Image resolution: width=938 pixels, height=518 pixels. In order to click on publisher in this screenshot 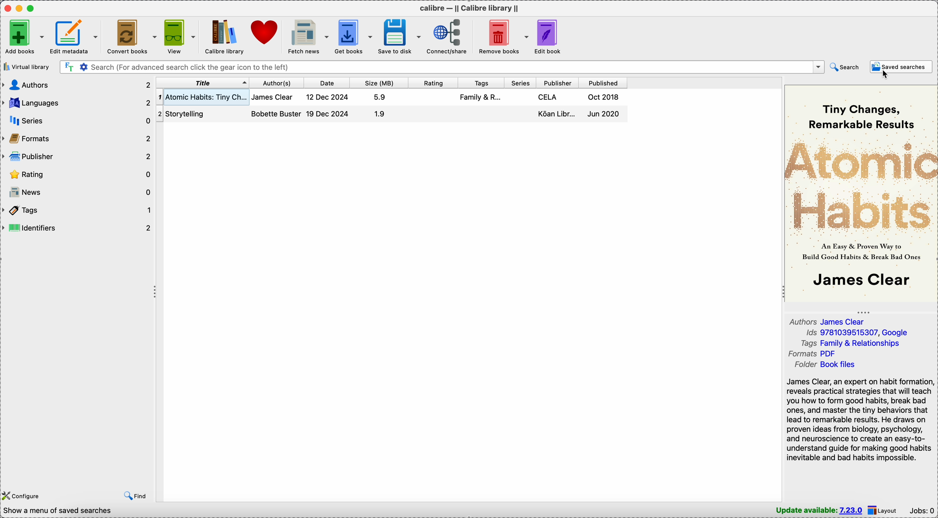, I will do `click(76, 157)`.